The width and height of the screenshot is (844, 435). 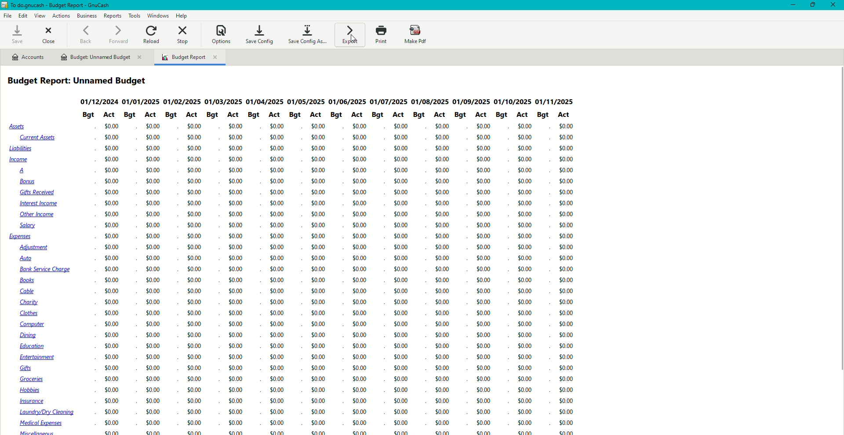 I want to click on Accounts and Sub-accounts, so click(x=47, y=278).